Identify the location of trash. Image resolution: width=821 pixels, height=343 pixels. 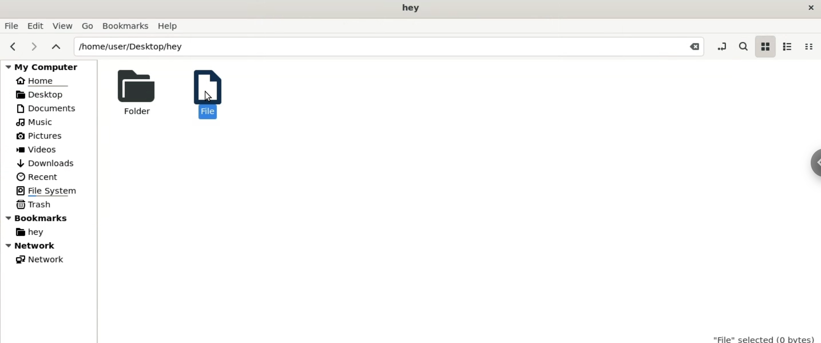
(34, 204).